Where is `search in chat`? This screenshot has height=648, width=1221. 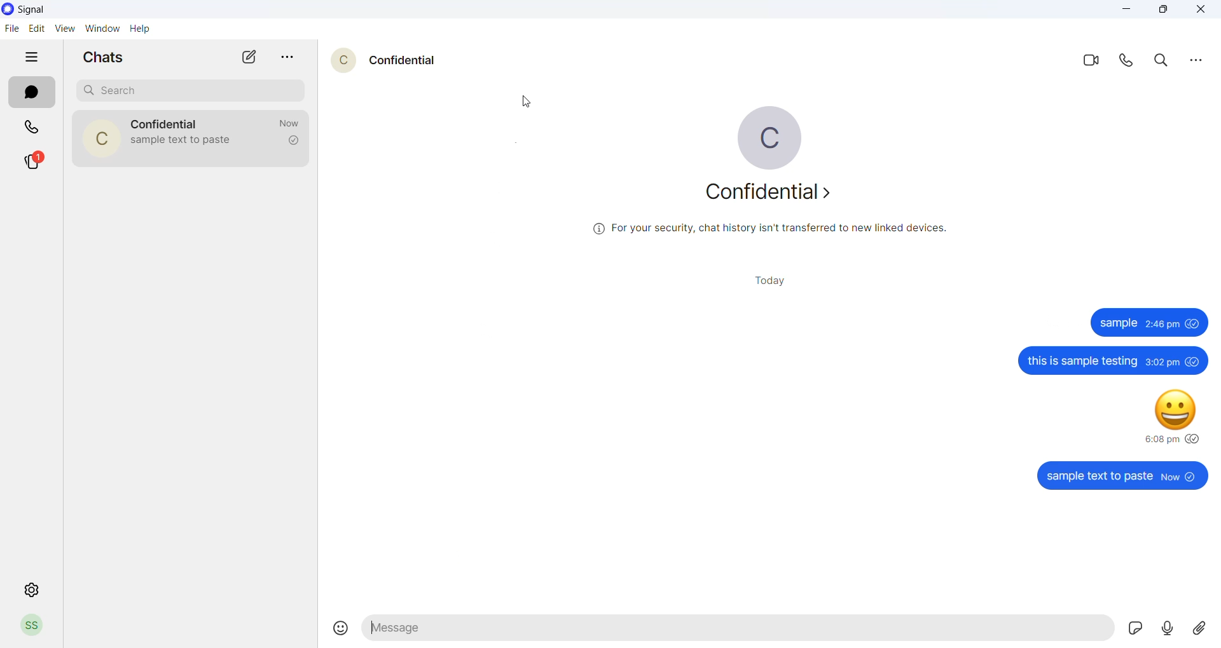
search in chat is located at coordinates (1164, 62).